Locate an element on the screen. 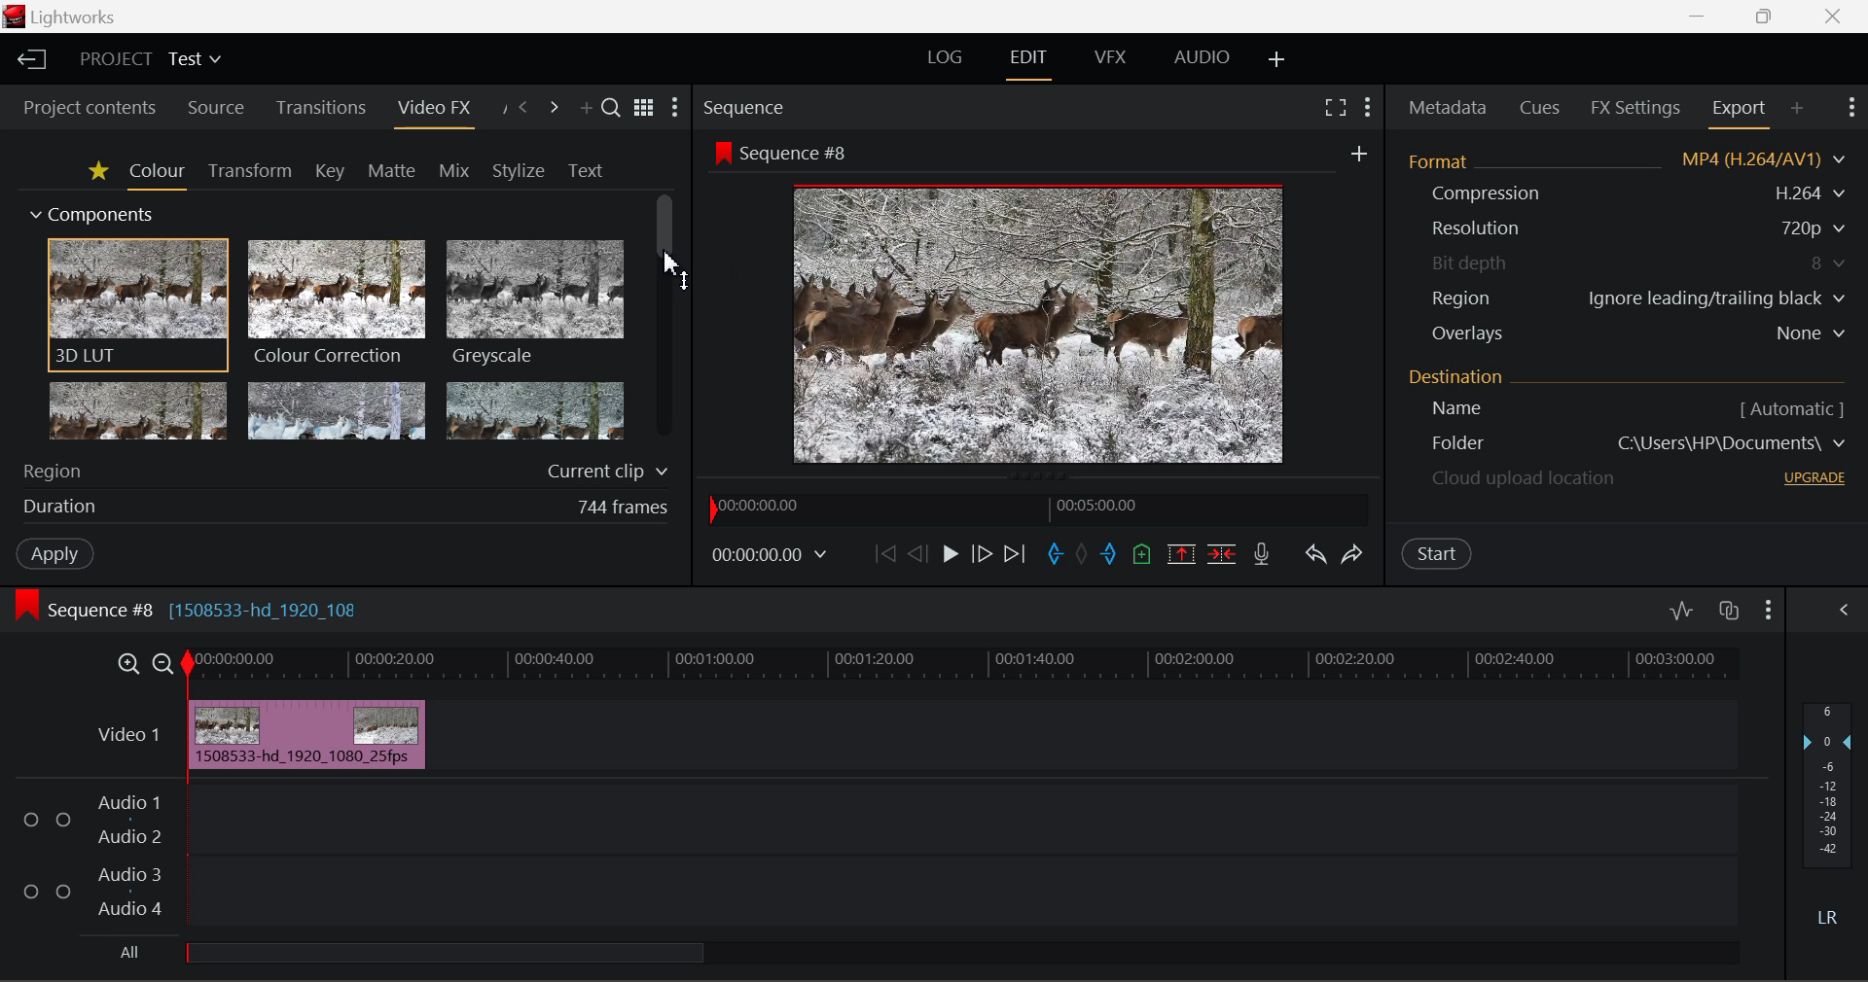 The height and width of the screenshot is (982, 1868). Transform is located at coordinates (246, 169).